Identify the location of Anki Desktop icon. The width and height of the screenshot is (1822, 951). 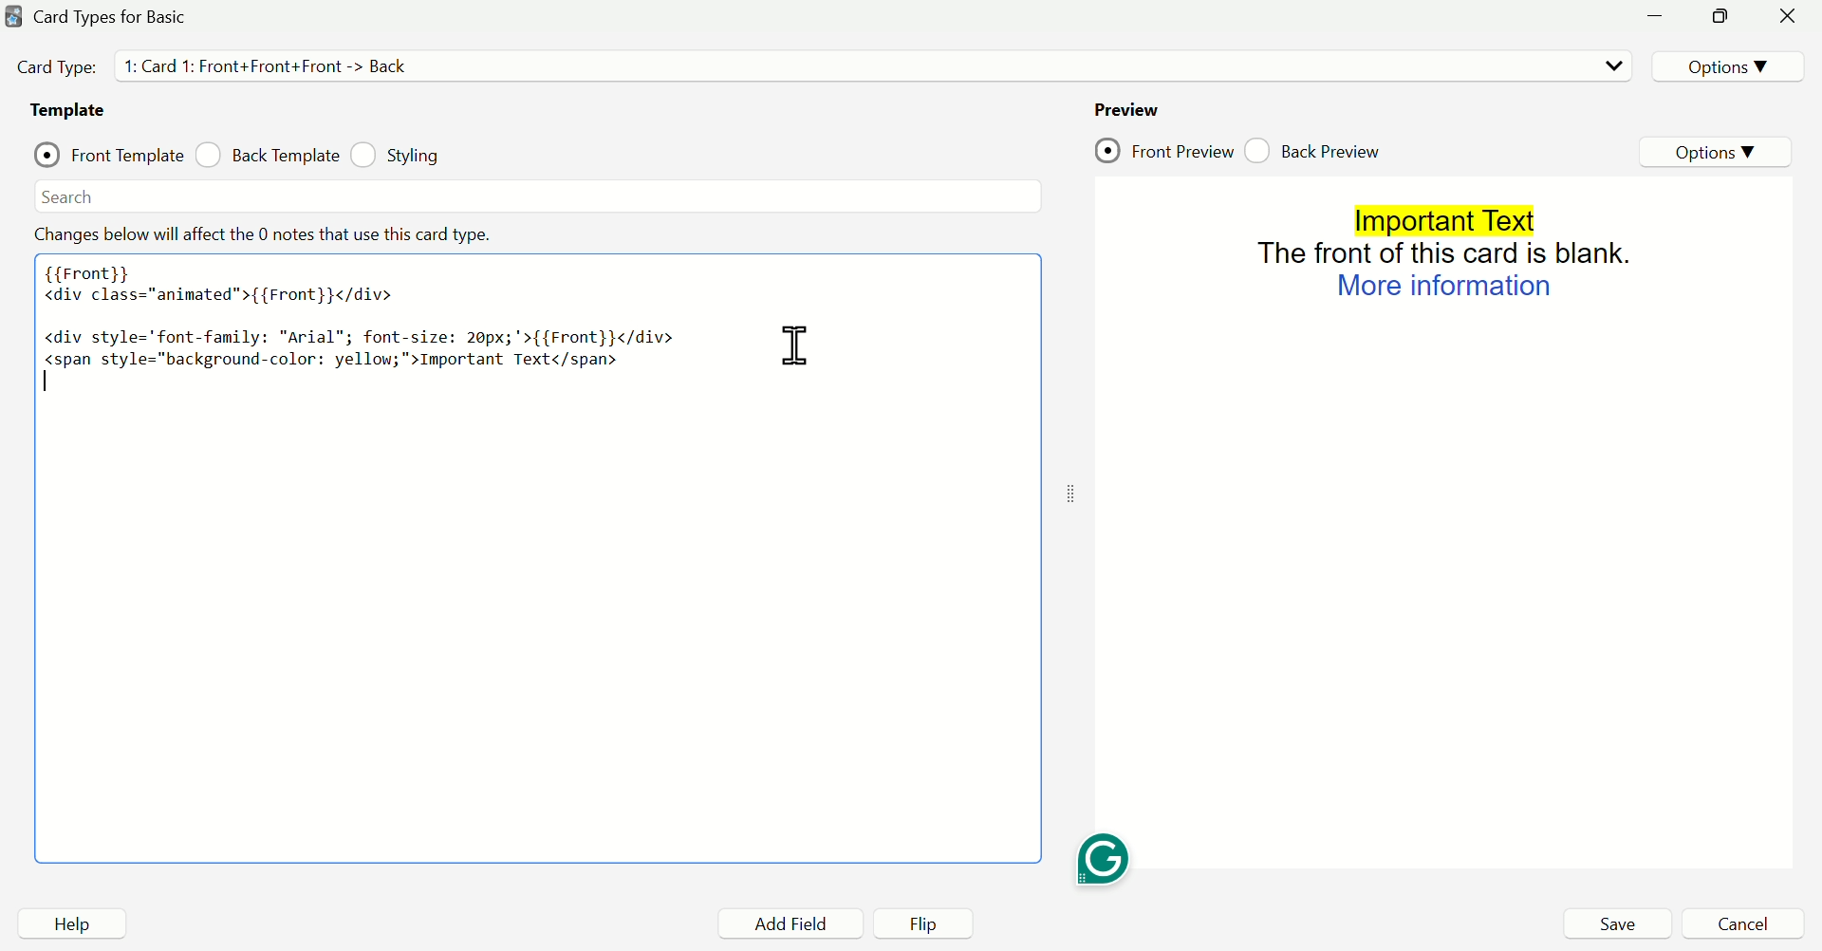
(14, 16).